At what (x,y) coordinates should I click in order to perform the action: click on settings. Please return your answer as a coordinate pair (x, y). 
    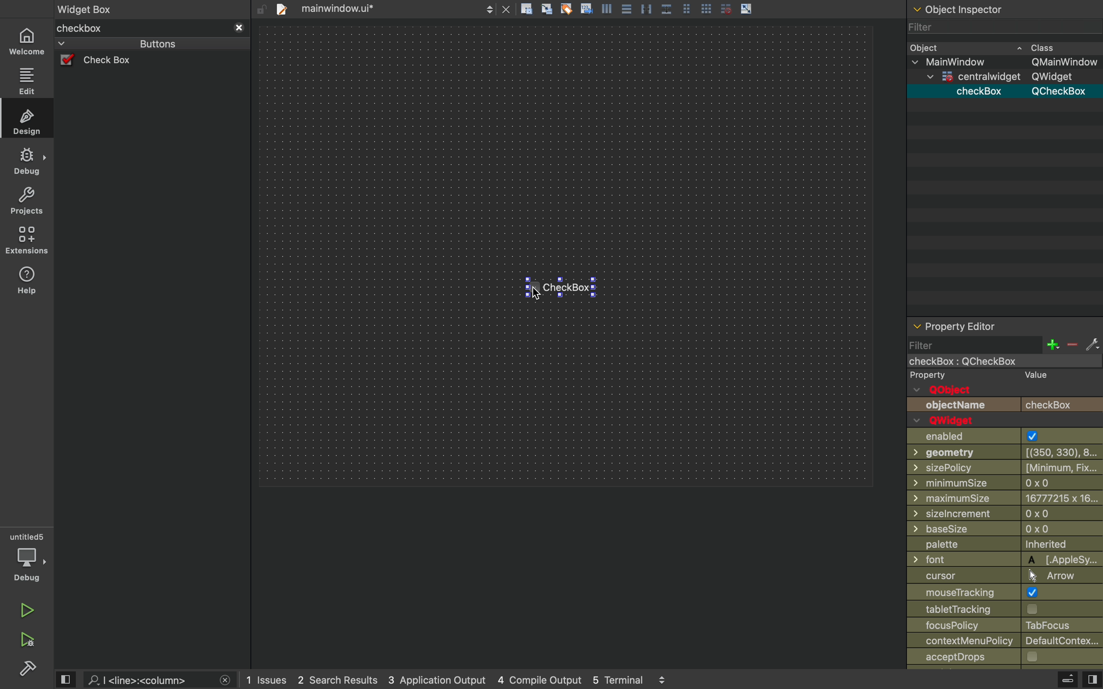
    Looking at the image, I should click on (1093, 345).